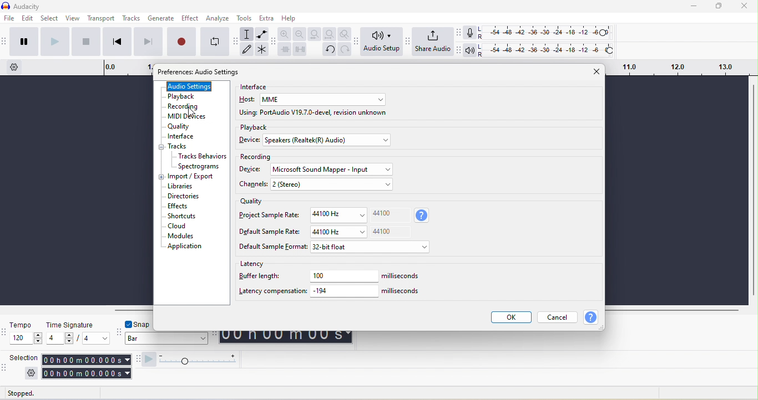  What do you see at coordinates (159, 19) in the screenshot?
I see `generate` at bounding box center [159, 19].